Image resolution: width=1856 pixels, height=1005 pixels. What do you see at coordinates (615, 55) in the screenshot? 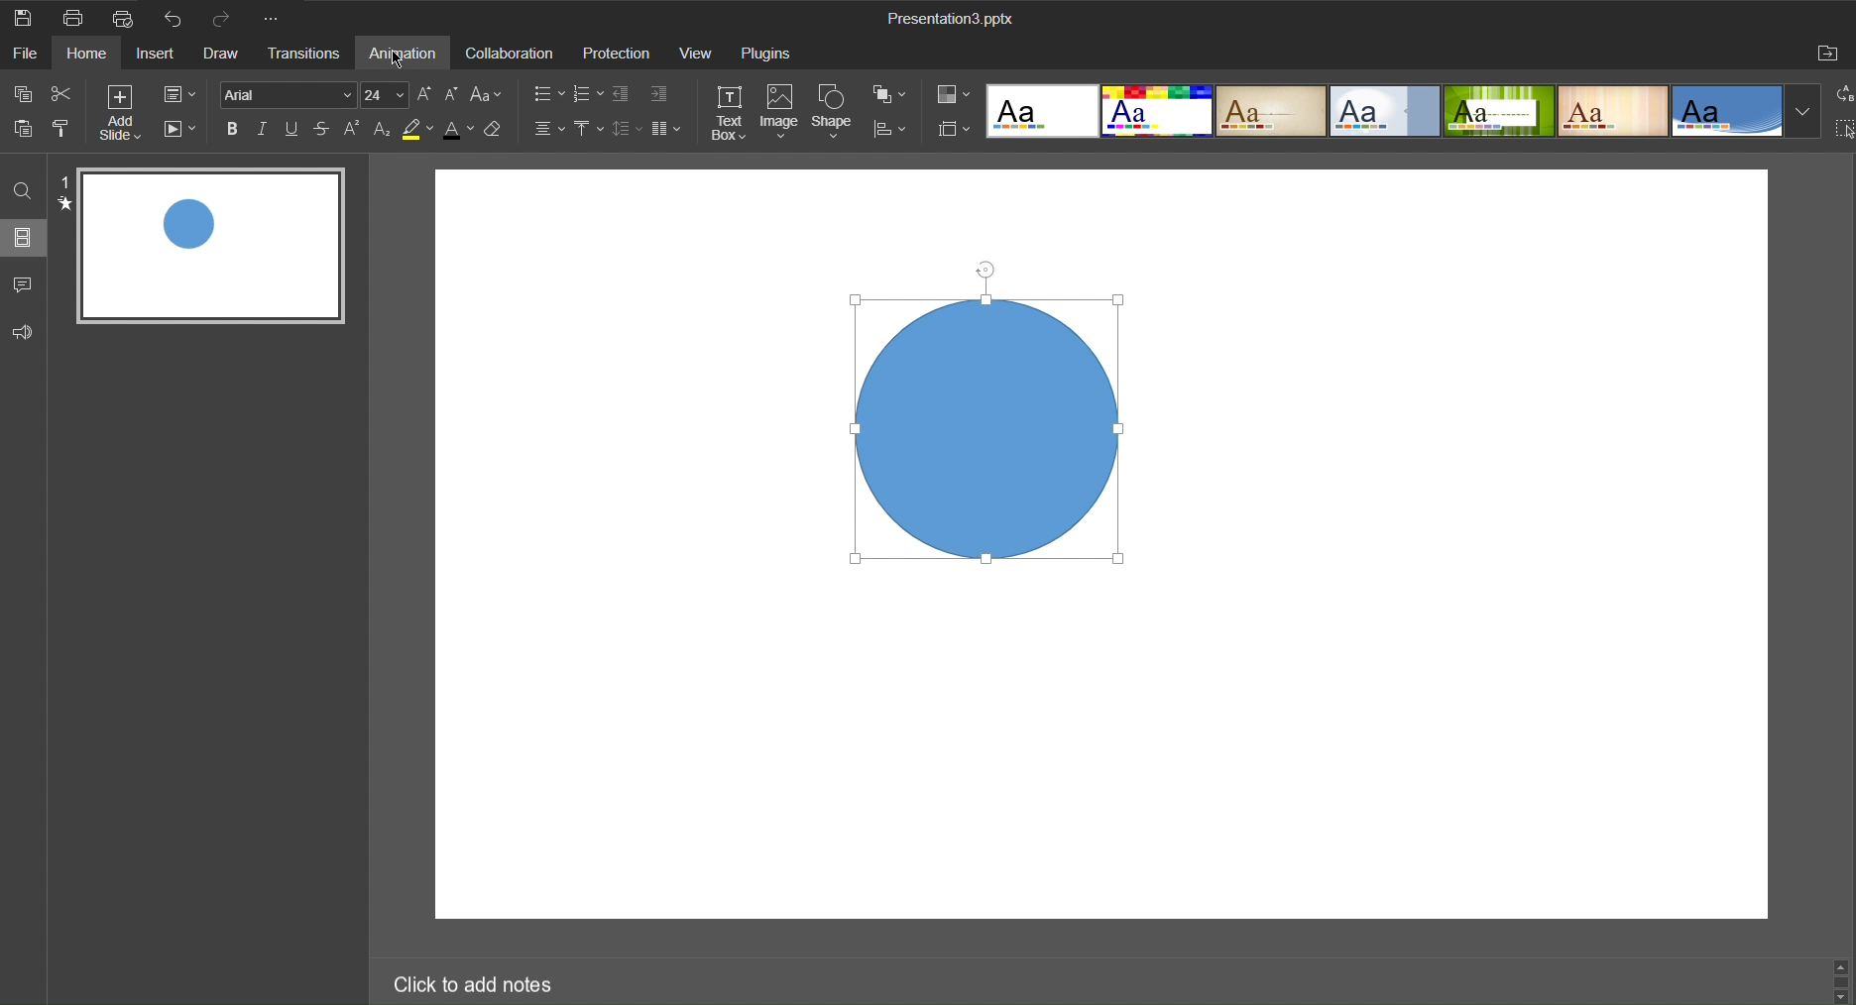
I see `Protection` at bounding box center [615, 55].